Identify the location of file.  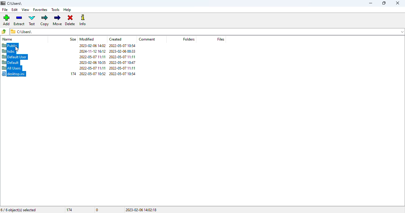
(5, 9).